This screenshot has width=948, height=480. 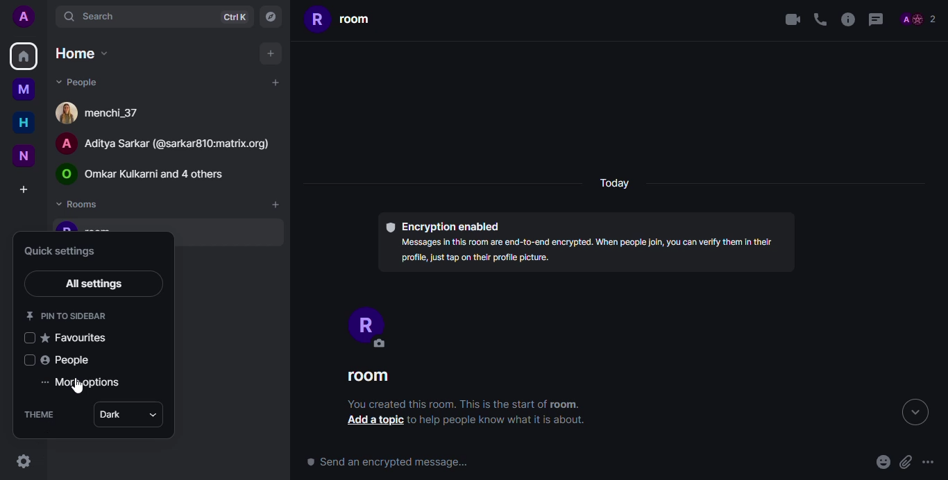 I want to click on cursor, so click(x=78, y=389).